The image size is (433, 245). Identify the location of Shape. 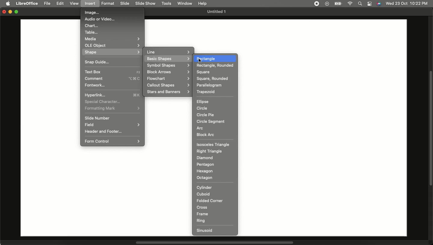
(112, 52).